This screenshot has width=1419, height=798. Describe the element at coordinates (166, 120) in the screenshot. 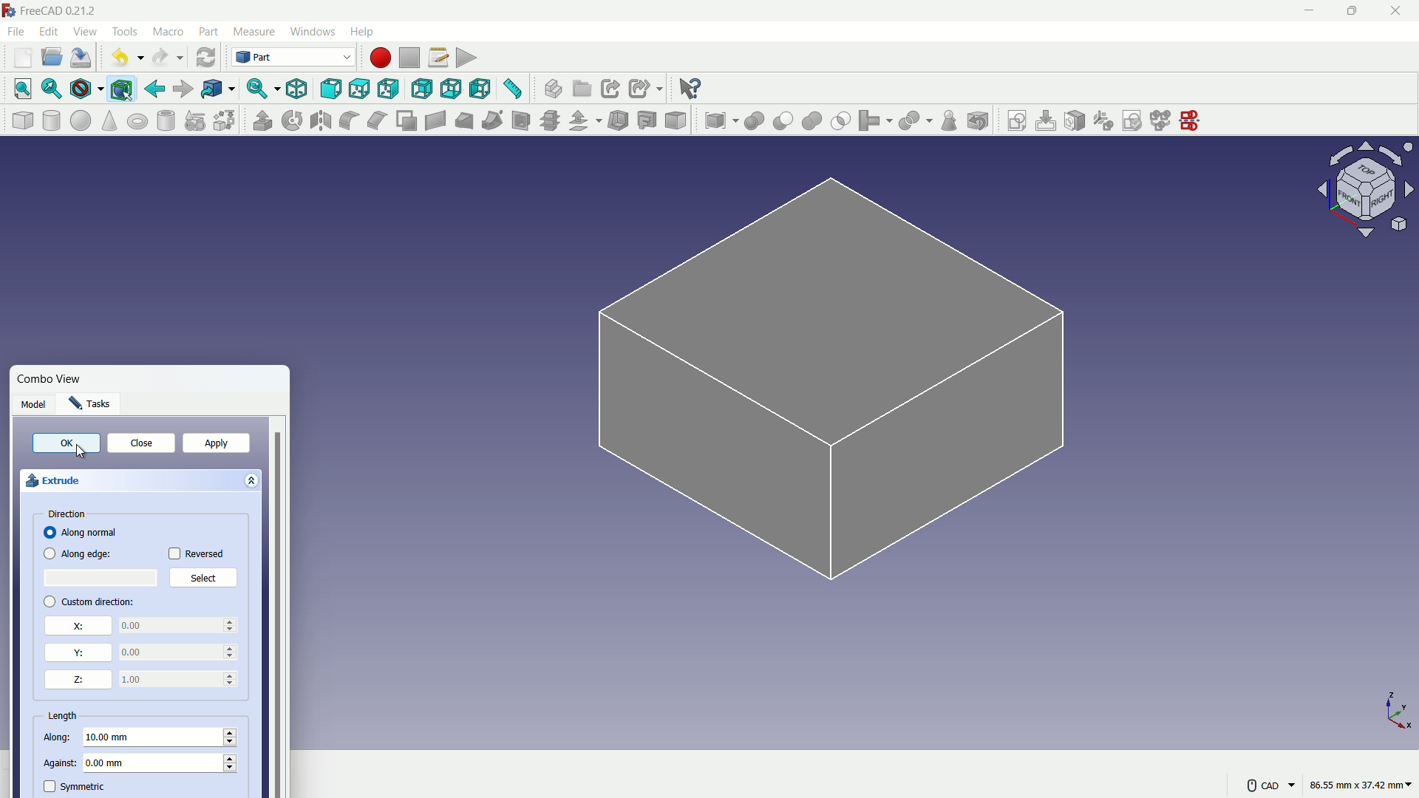

I see `hollow cylinder` at that location.